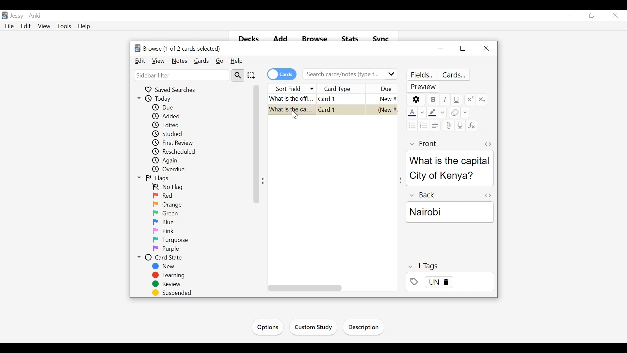  I want to click on Front Field, so click(450, 175).